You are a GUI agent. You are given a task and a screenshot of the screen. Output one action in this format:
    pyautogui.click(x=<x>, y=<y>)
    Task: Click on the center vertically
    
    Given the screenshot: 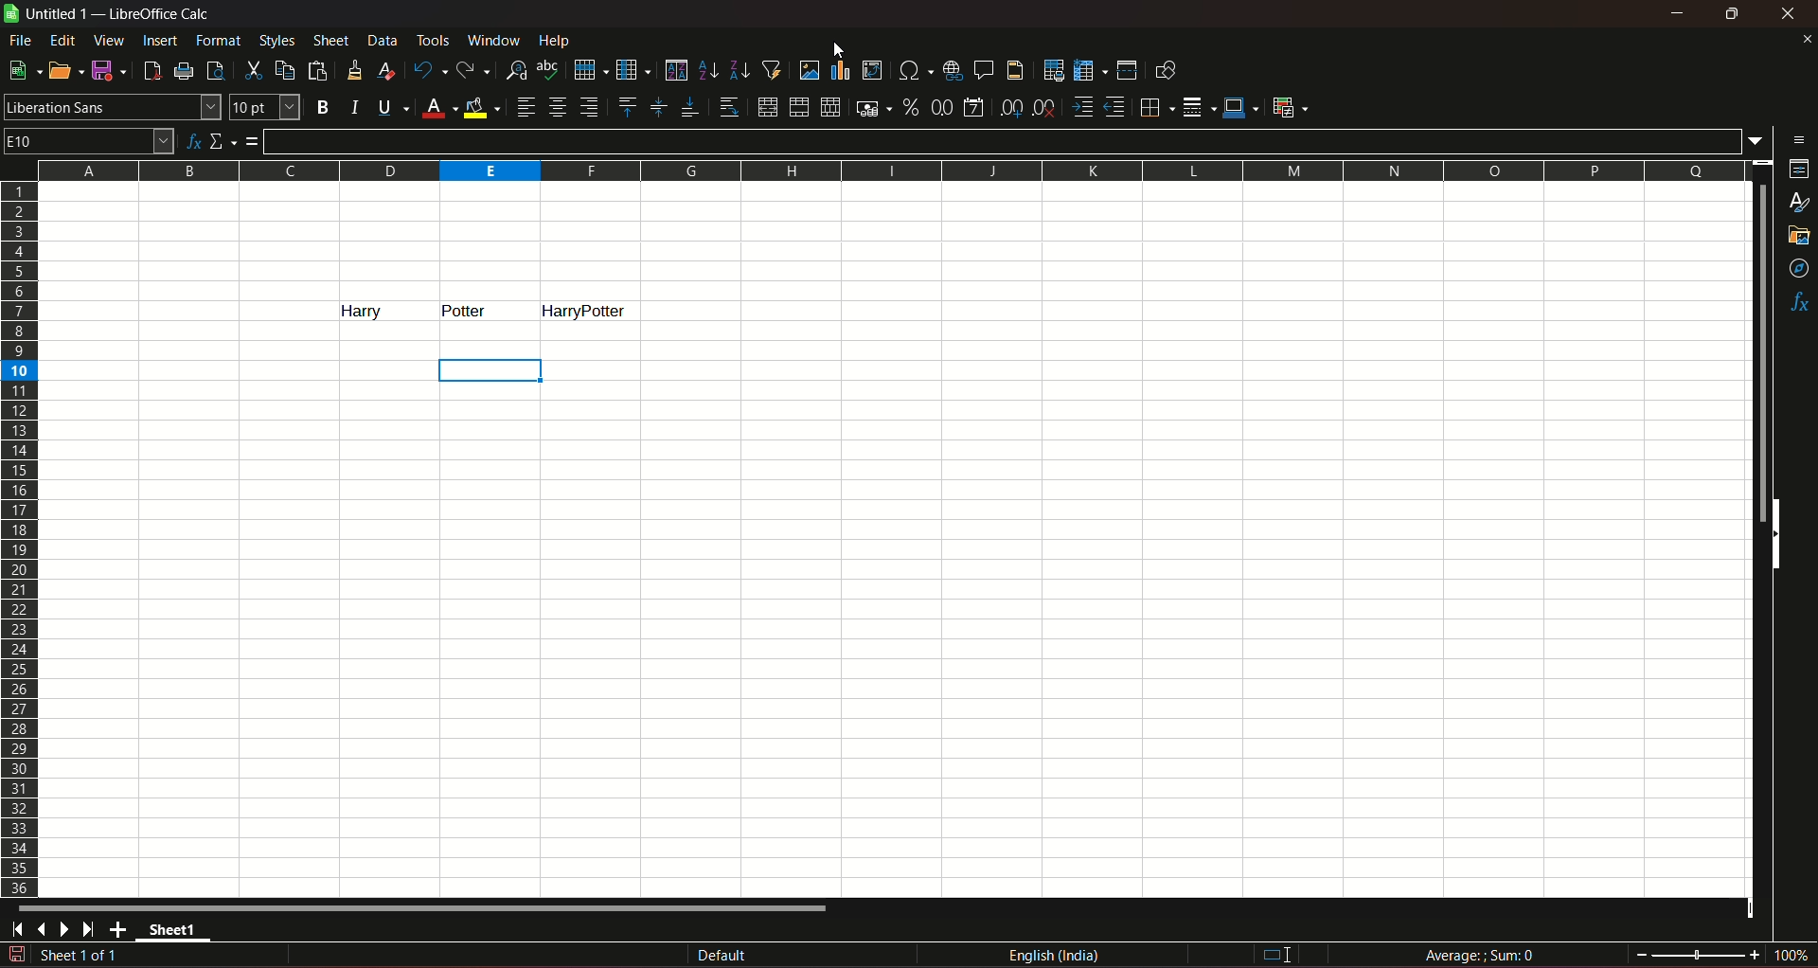 What is the action you would take?
    pyautogui.click(x=657, y=107)
    